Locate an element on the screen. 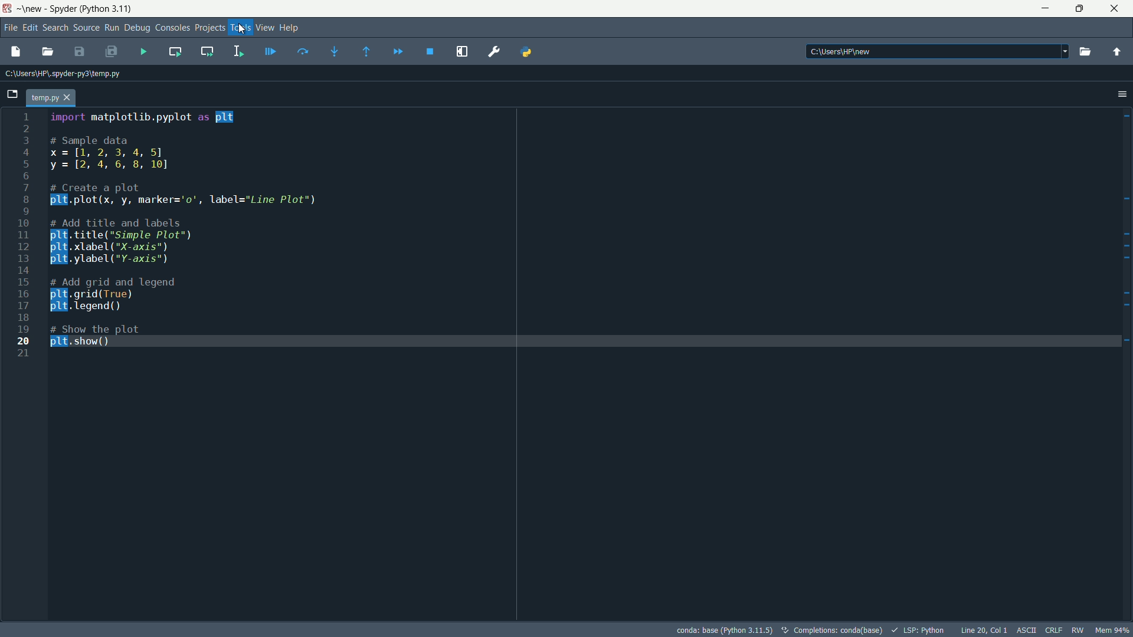 The width and height of the screenshot is (1133, 637). ~\new - Spyder (Python 3.11) is located at coordinates (75, 8).